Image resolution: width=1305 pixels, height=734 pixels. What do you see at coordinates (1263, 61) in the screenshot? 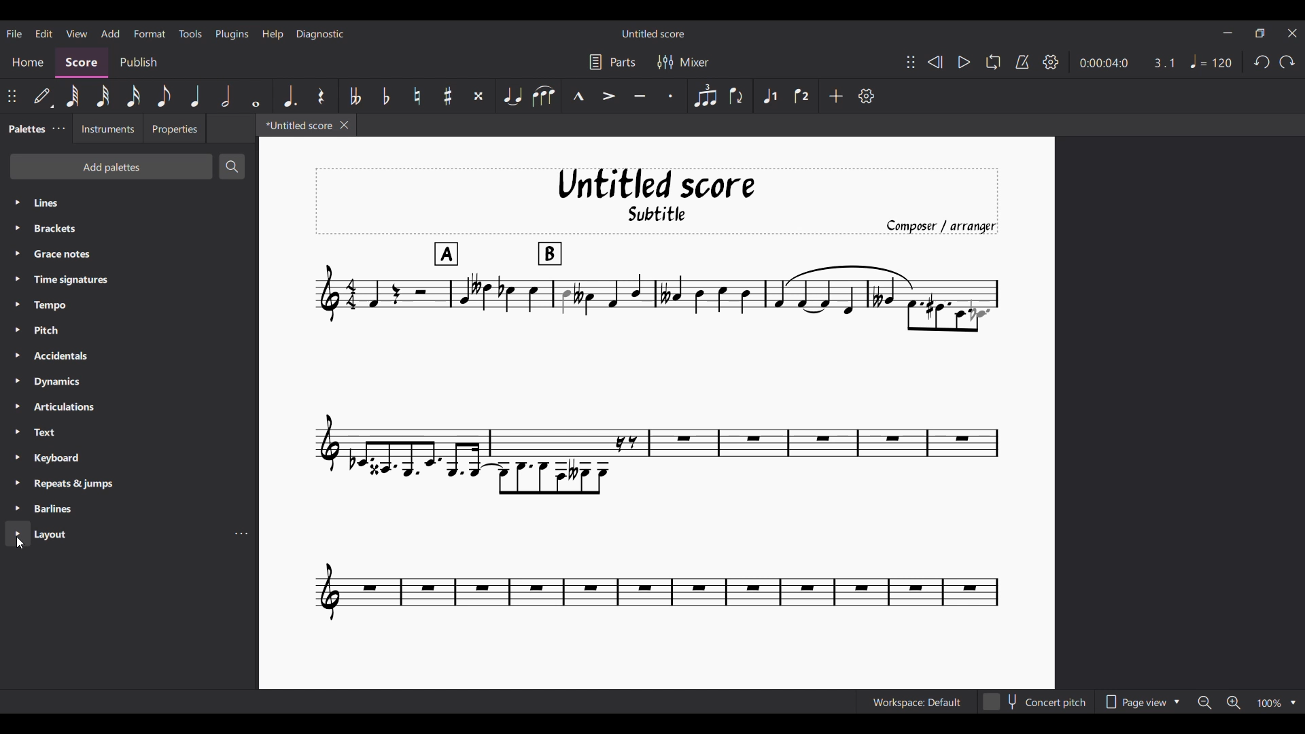
I see `Undo` at bounding box center [1263, 61].